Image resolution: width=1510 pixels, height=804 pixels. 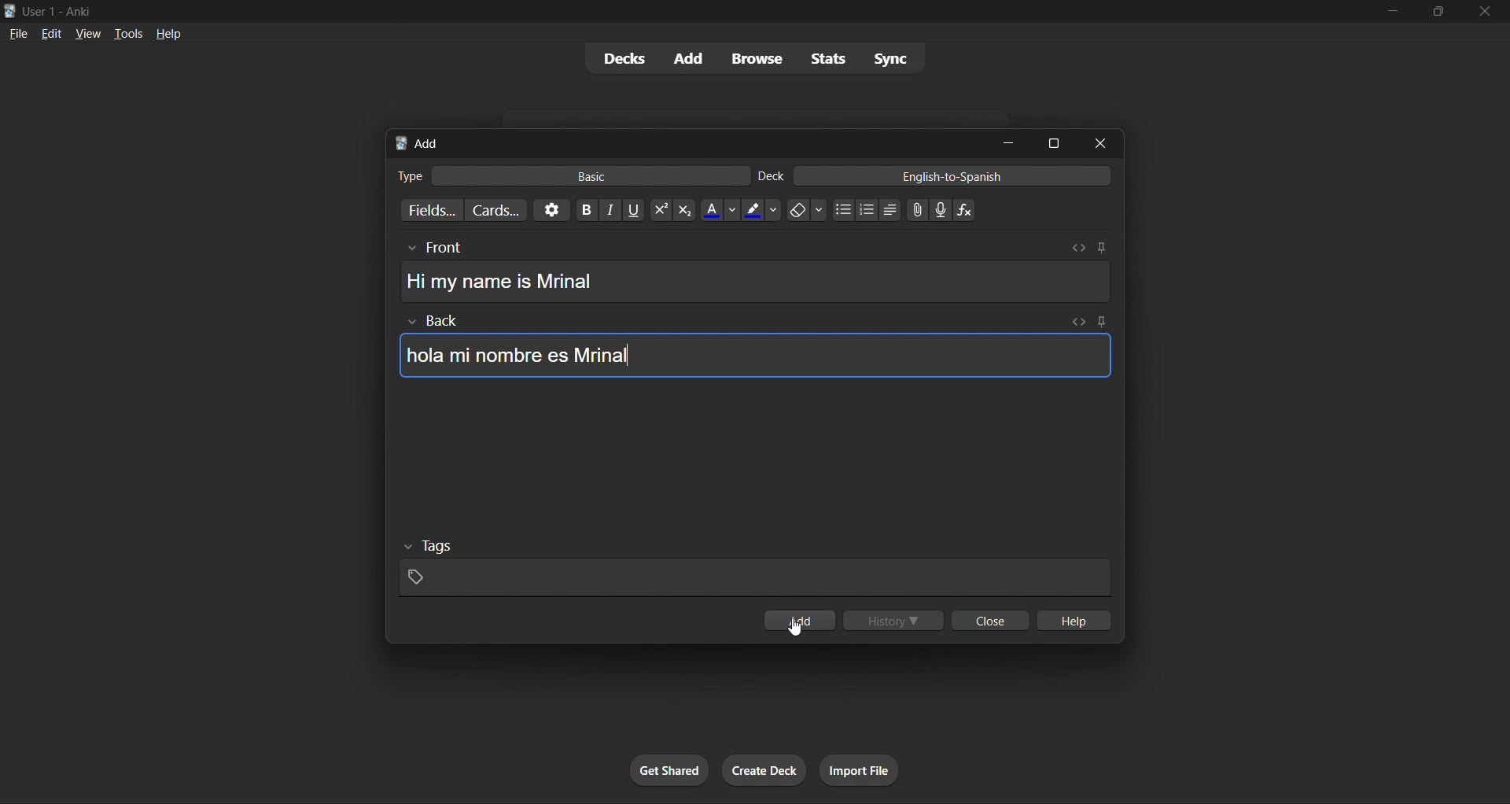 I want to click on card tags text box, so click(x=753, y=567).